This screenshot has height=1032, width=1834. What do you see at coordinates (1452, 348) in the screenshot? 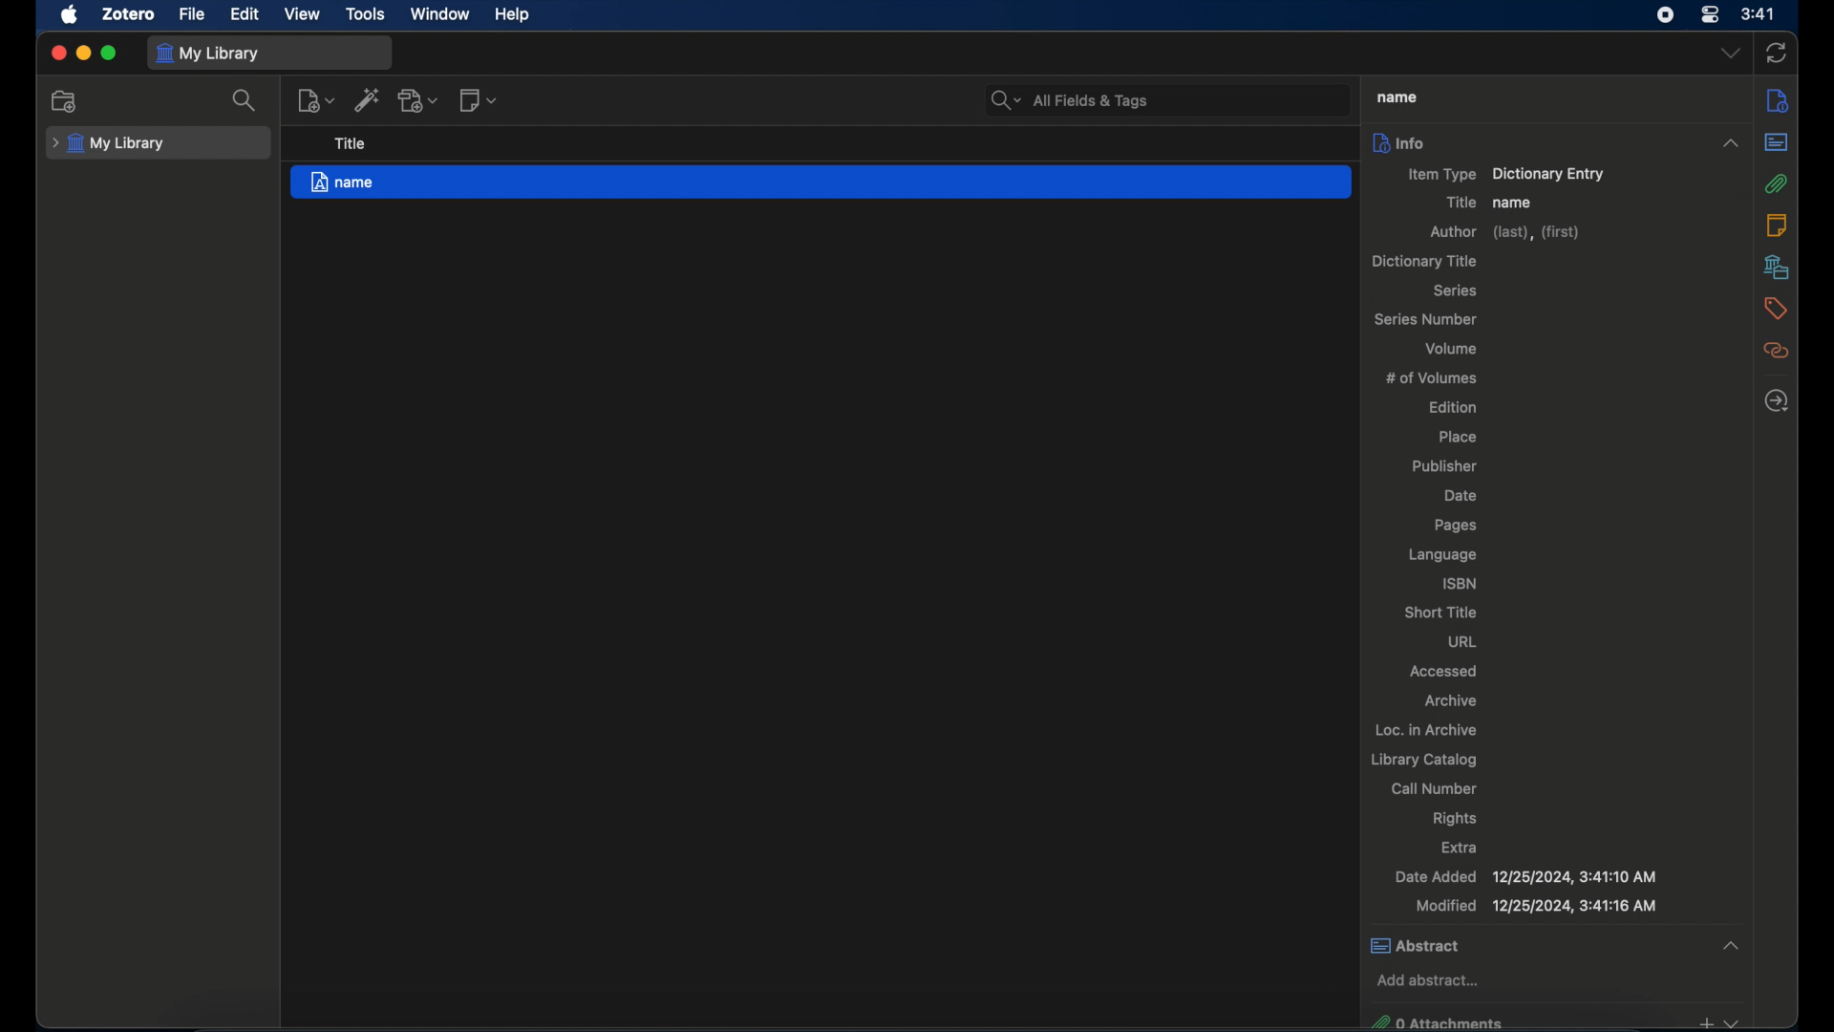
I see `volume` at bounding box center [1452, 348].